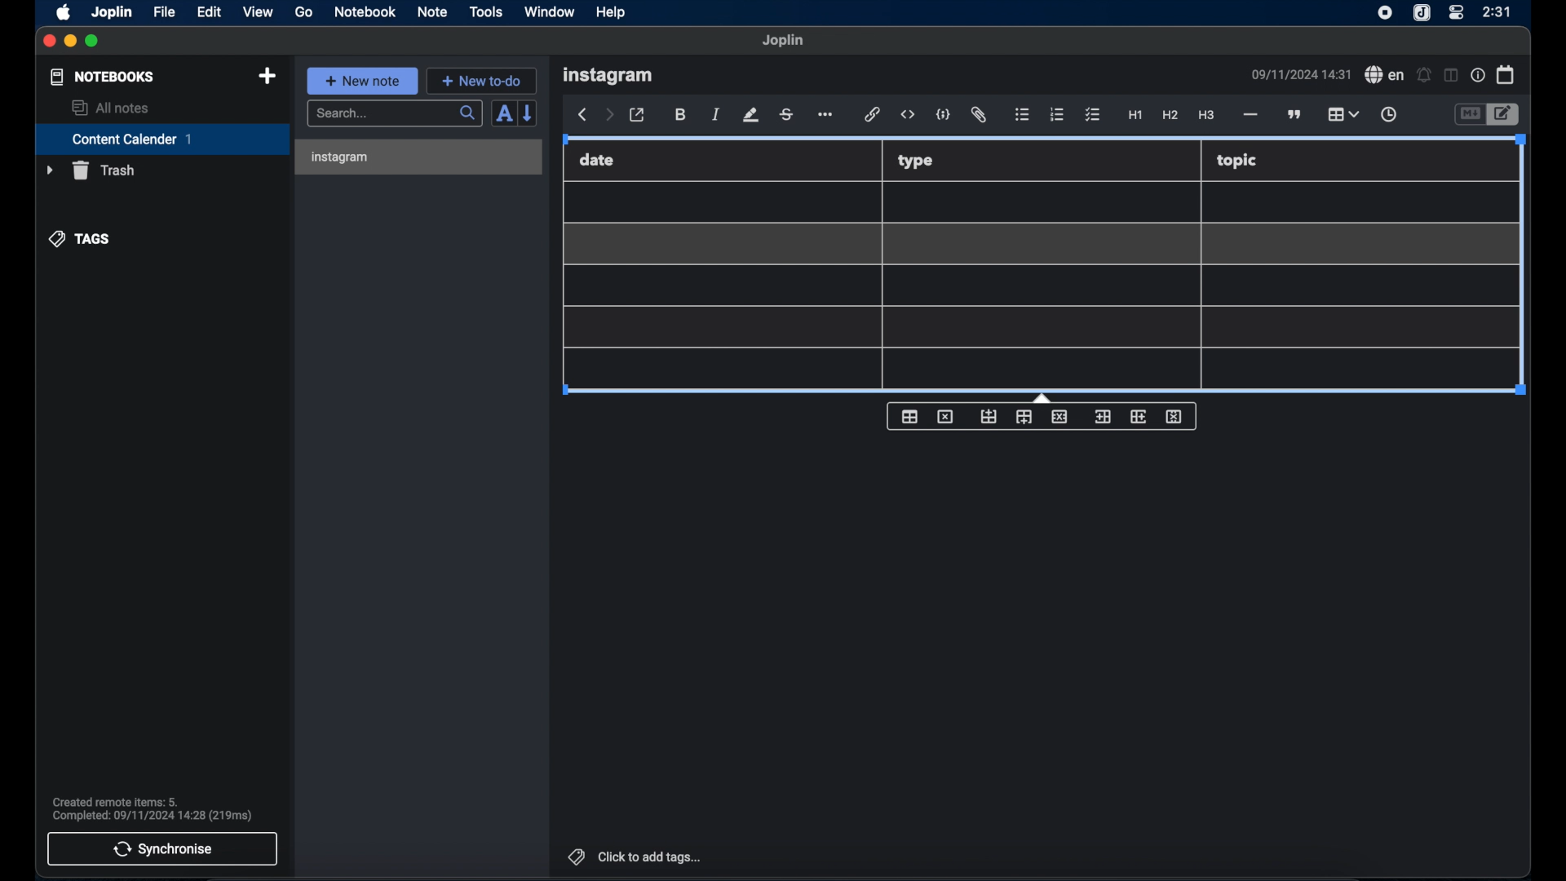 Image resolution: width=1566 pixels, height=881 pixels. I want to click on edit, so click(210, 13).